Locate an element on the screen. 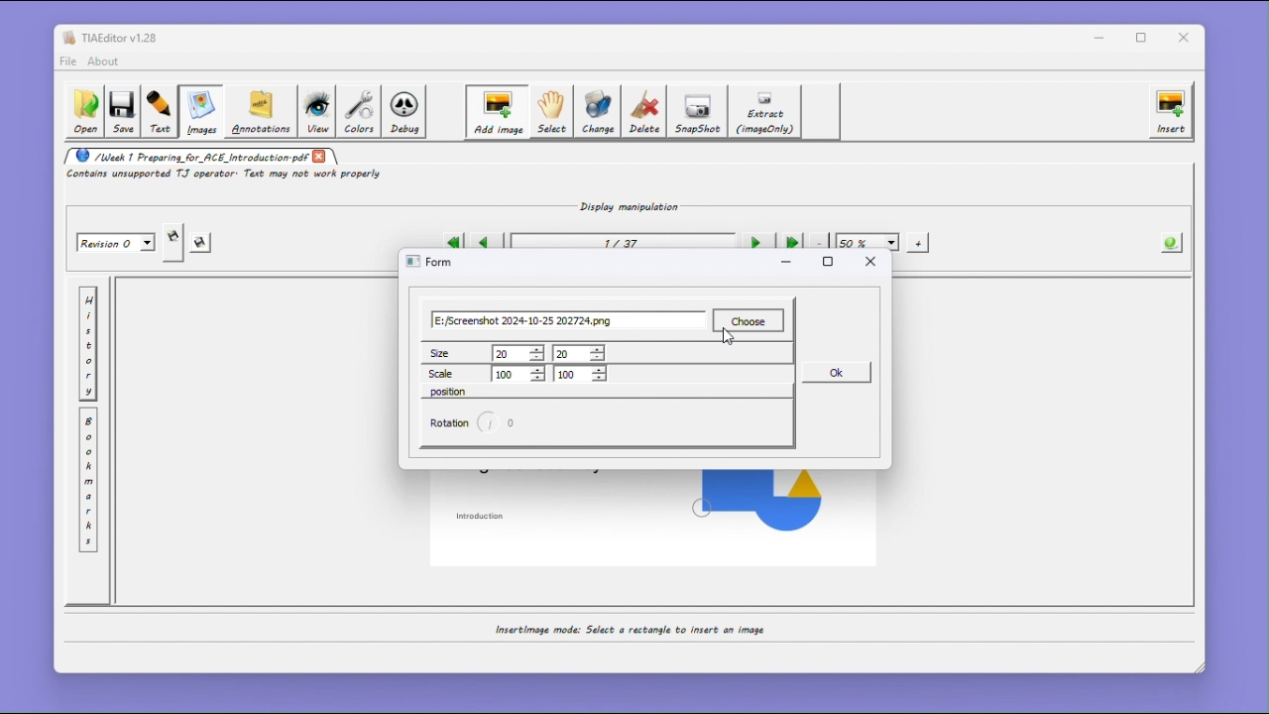 Image resolution: width=1269 pixels, height=714 pixels. First page is located at coordinates (452, 243).